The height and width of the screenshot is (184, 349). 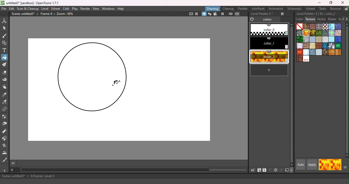 What do you see at coordinates (310, 19) in the screenshot?
I see `Texture` at bounding box center [310, 19].